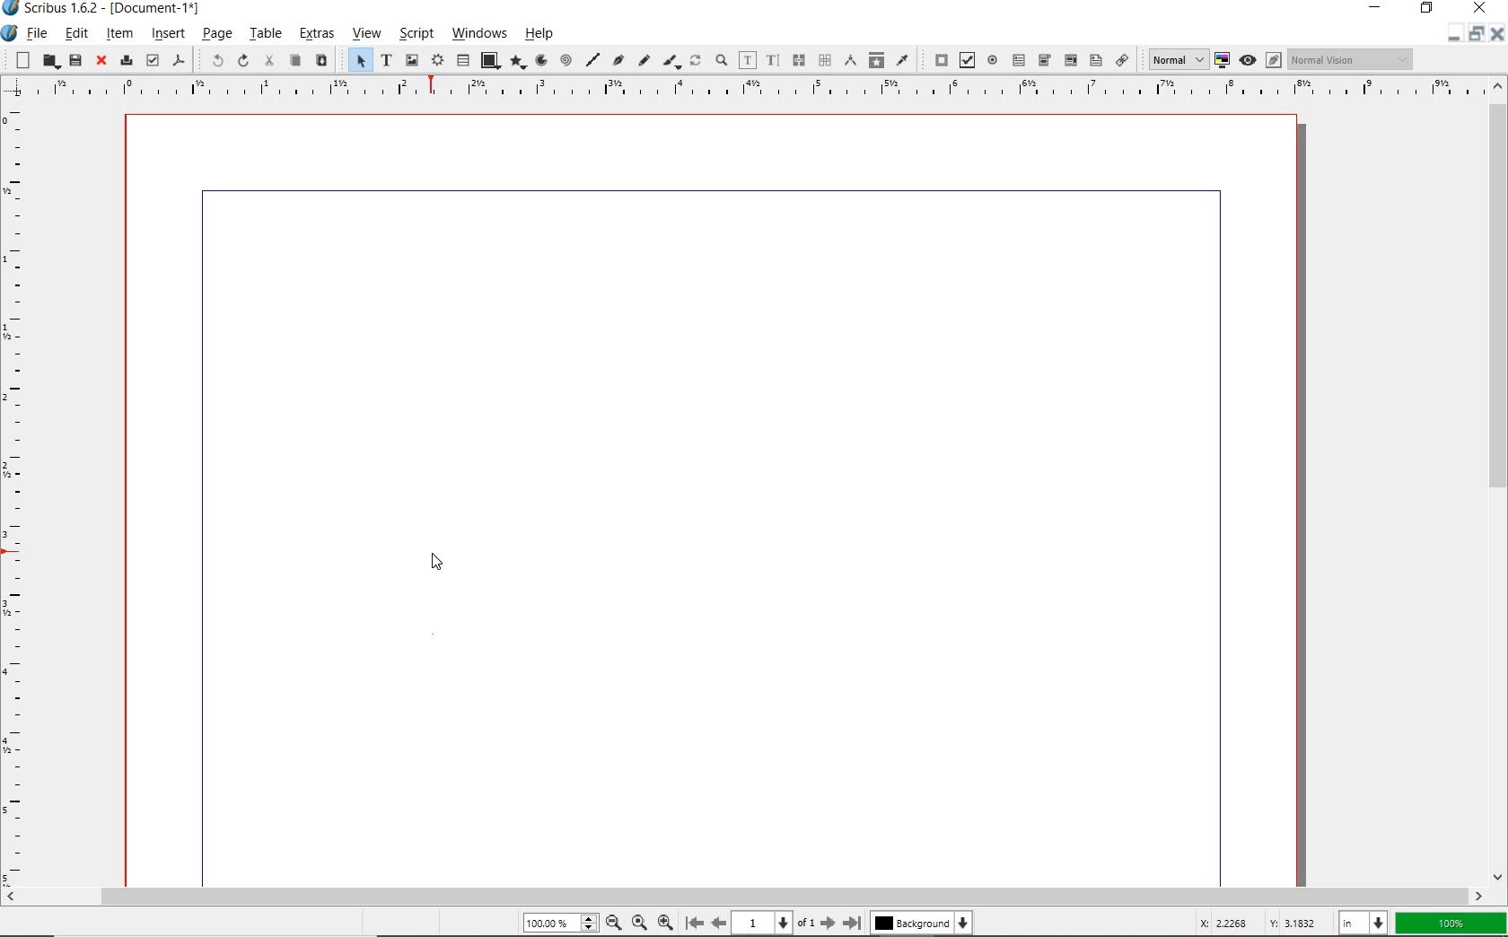 This screenshot has height=937, width=1508. Describe the element at coordinates (1475, 35) in the screenshot. I see `Minimize` at that location.